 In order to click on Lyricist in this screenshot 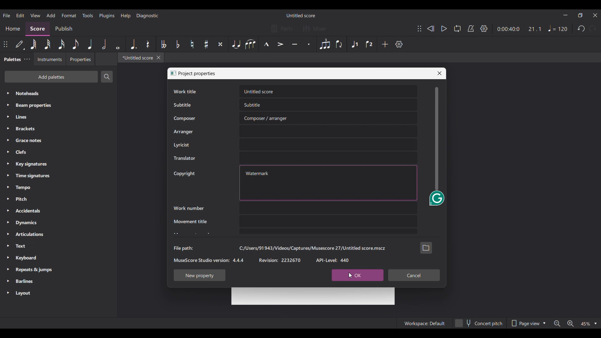, I will do `click(181, 145)`.